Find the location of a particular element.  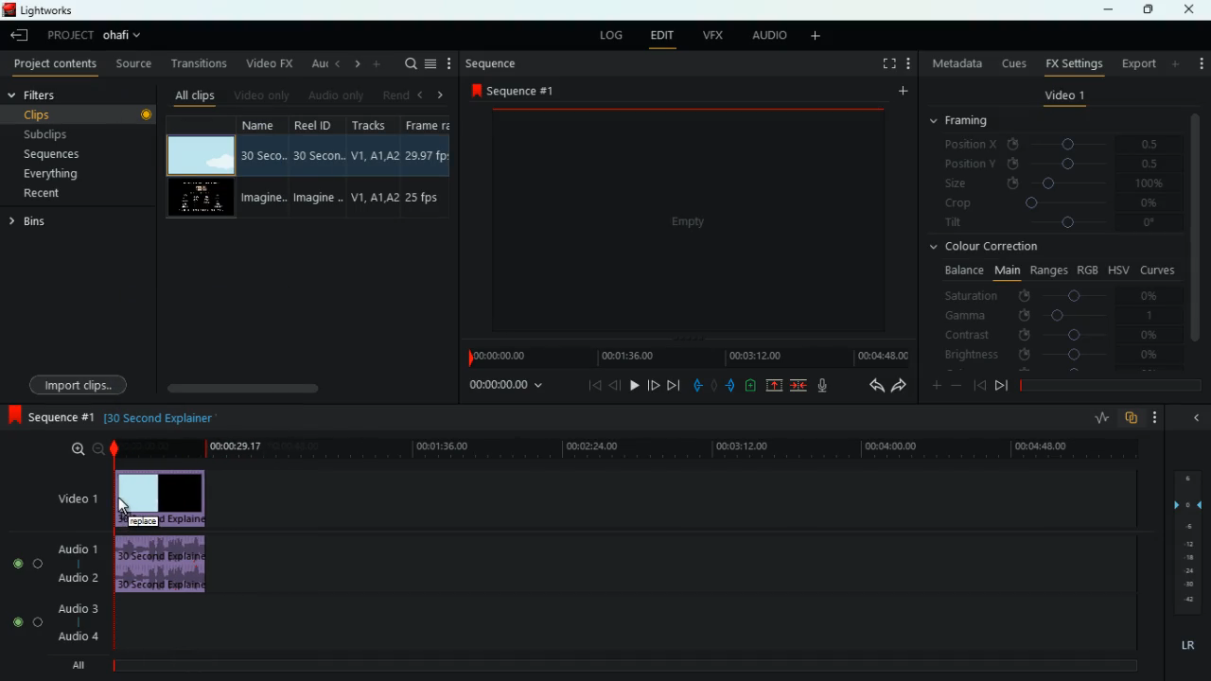

add is located at coordinates (1178, 63).